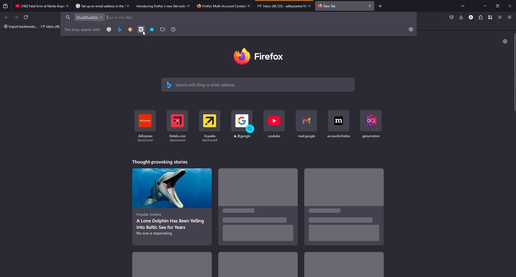 The image size is (516, 277). I want to click on stories, so click(345, 208).